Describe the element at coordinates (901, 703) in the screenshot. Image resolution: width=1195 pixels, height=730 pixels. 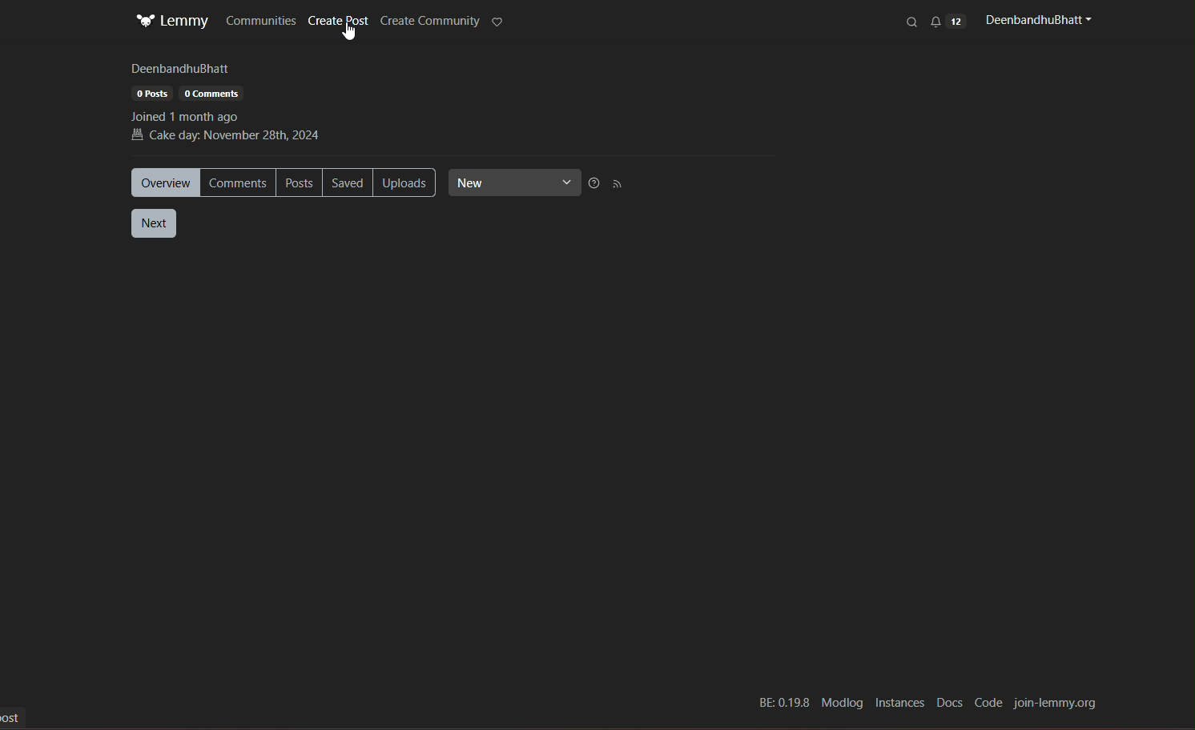
I see `Instances` at that location.